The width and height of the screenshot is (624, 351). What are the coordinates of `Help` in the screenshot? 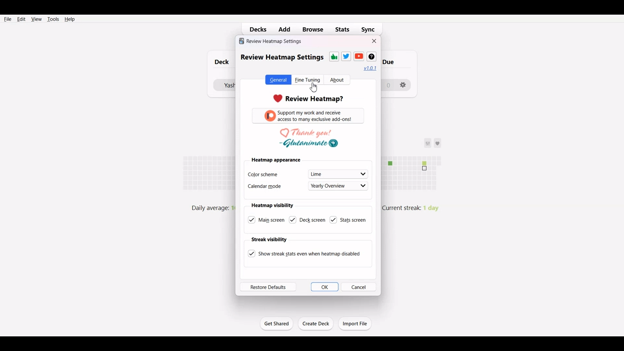 It's located at (69, 19).